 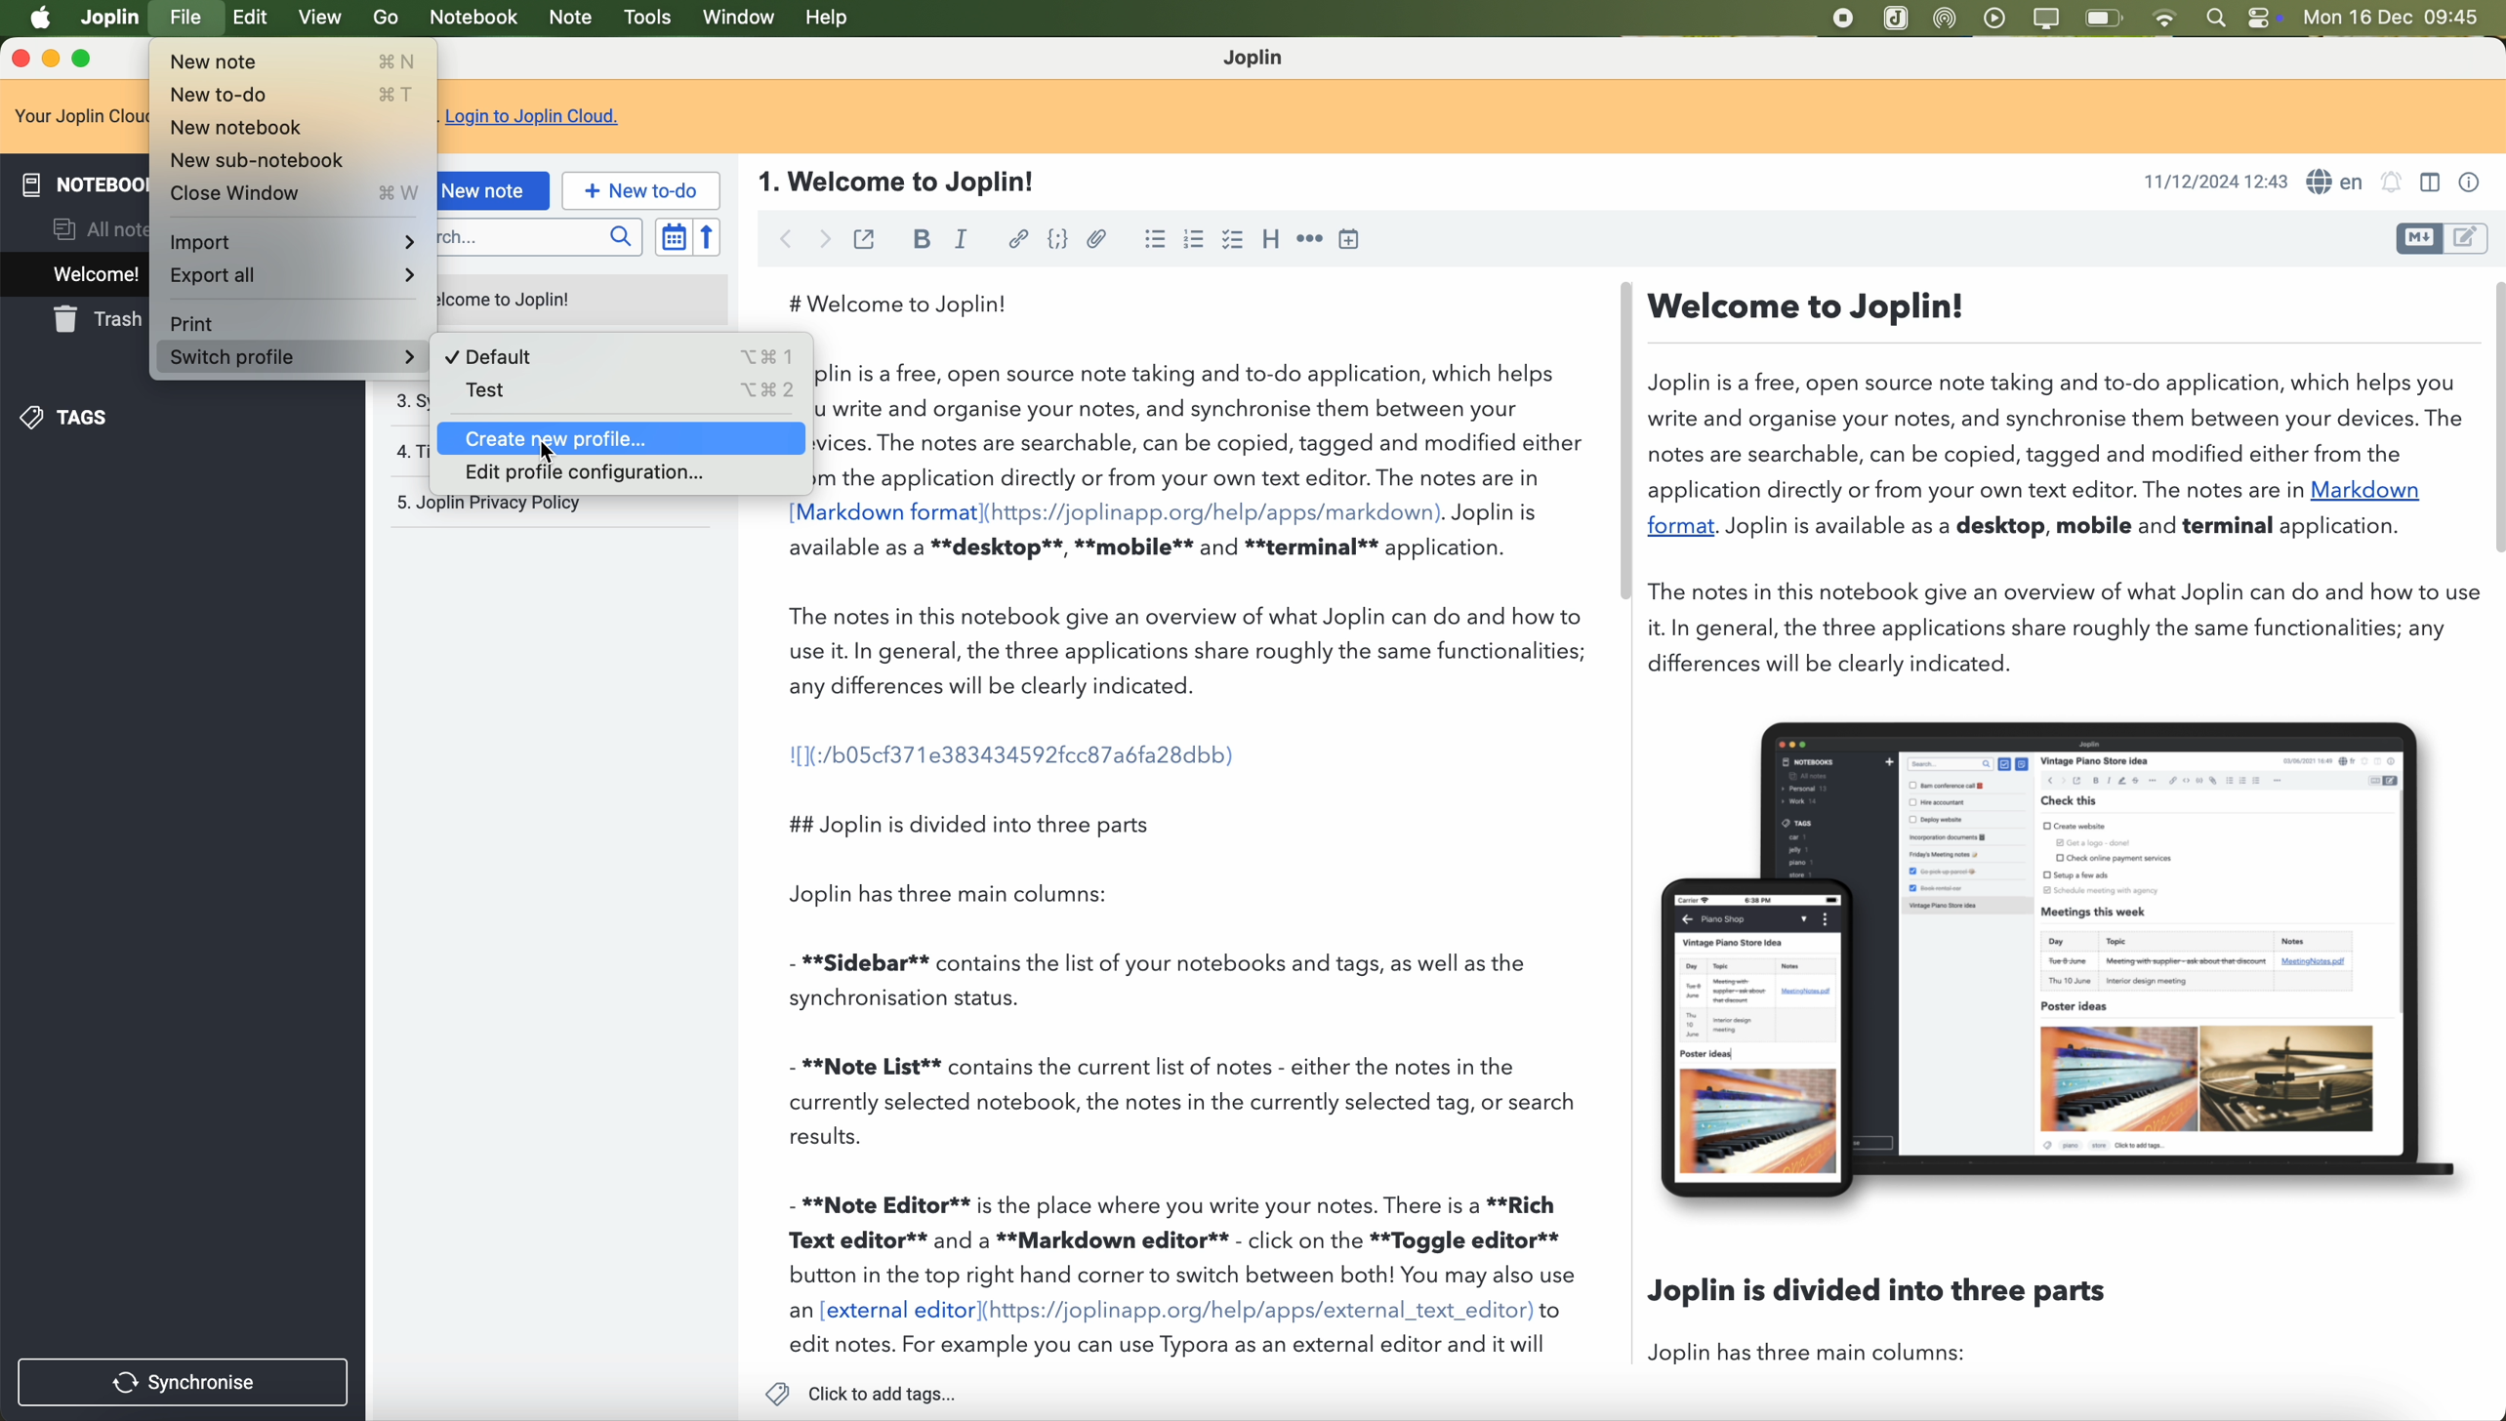 What do you see at coordinates (829, 242) in the screenshot?
I see `foward` at bounding box center [829, 242].